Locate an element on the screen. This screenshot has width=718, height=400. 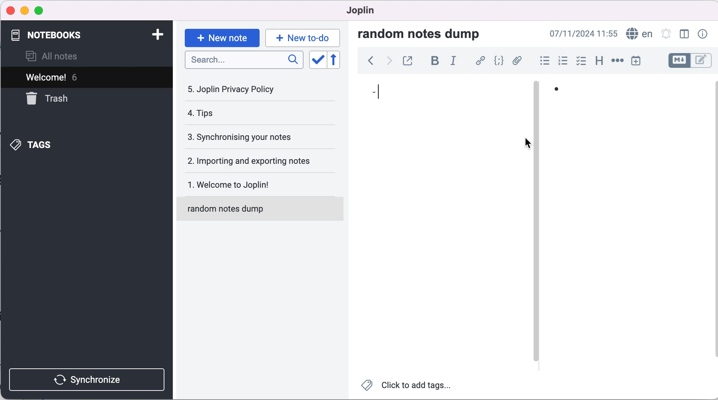
new to-do is located at coordinates (304, 37).